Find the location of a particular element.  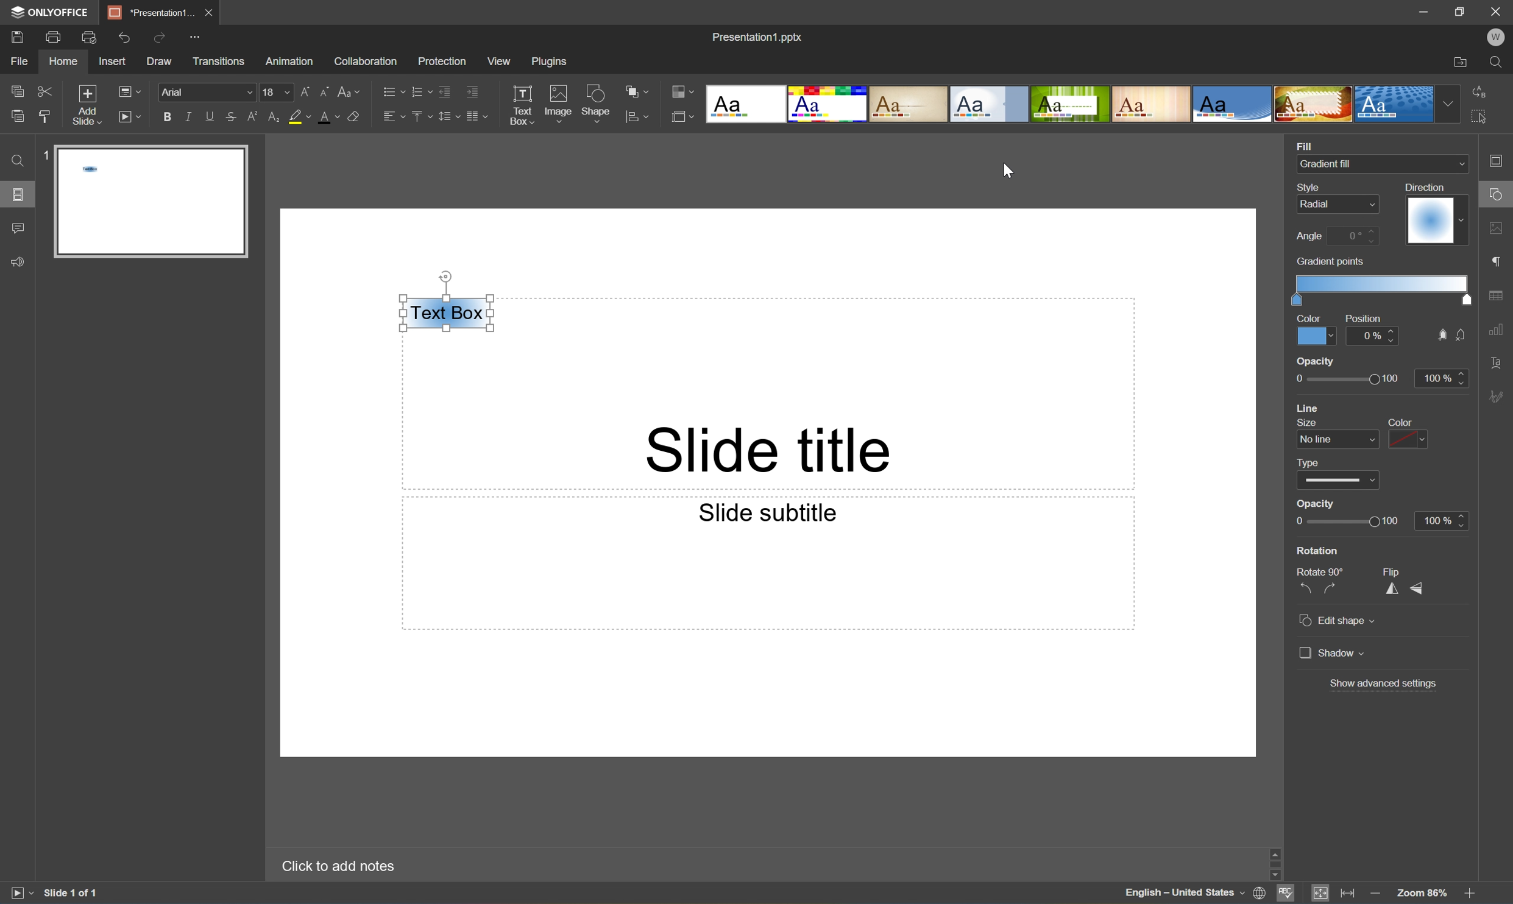

Strikethrough is located at coordinates (228, 116).